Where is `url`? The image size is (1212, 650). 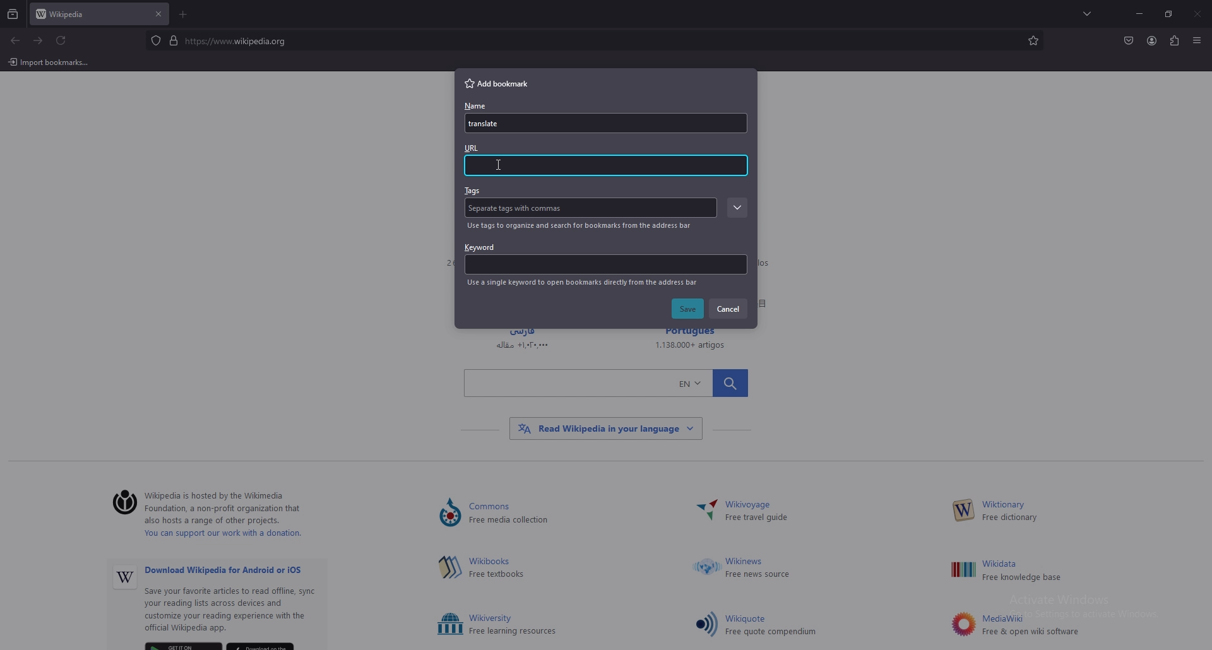
url is located at coordinates (603, 159).